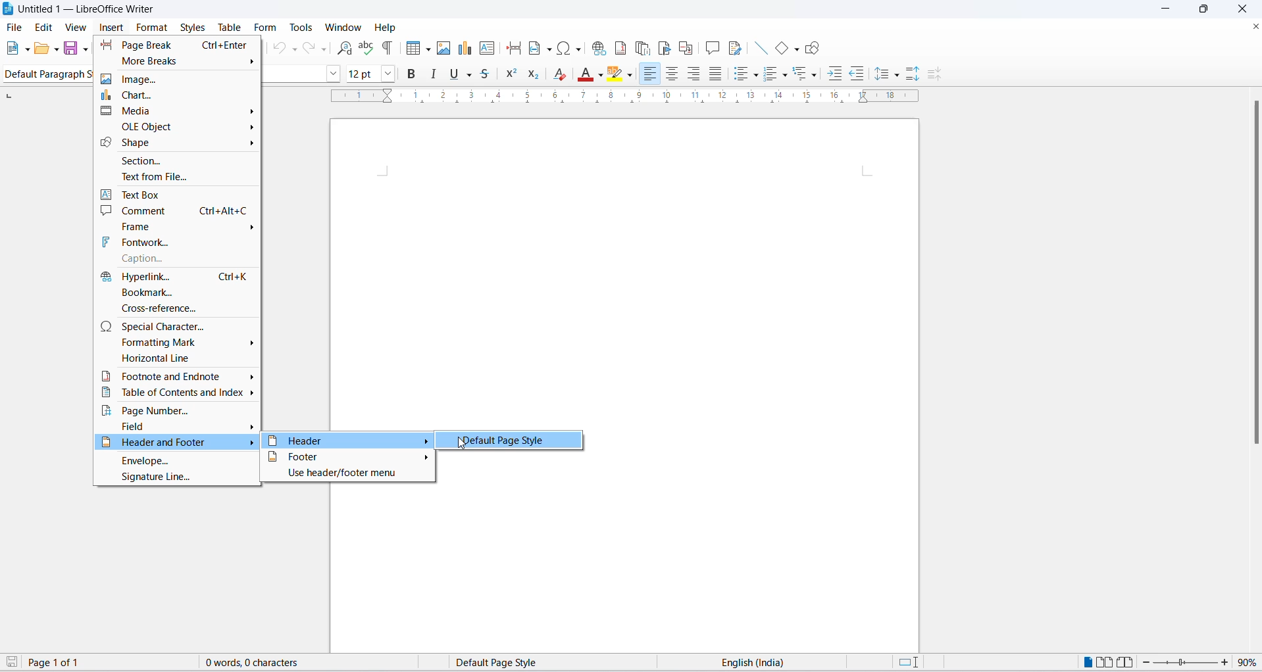  I want to click on file  options, so click(27, 49).